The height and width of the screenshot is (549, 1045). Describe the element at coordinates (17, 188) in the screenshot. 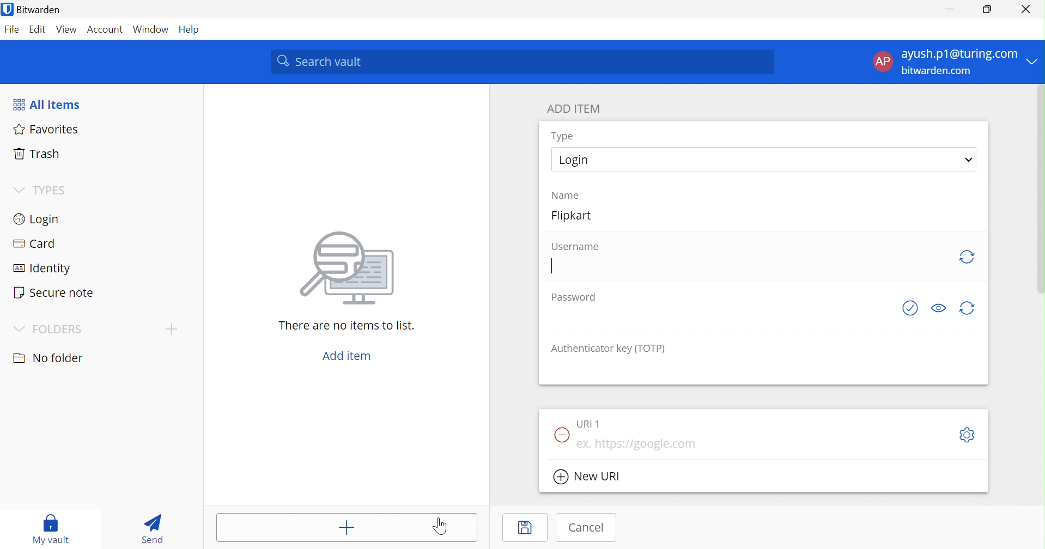

I see `Drop Down` at that location.